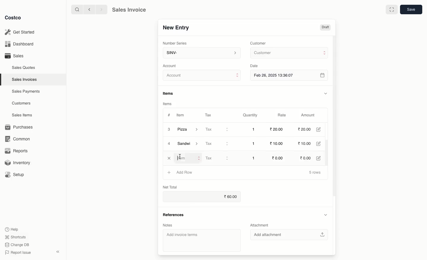 The image size is (427, 260). Describe the element at coordinates (176, 27) in the screenshot. I see `New Entry` at that location.